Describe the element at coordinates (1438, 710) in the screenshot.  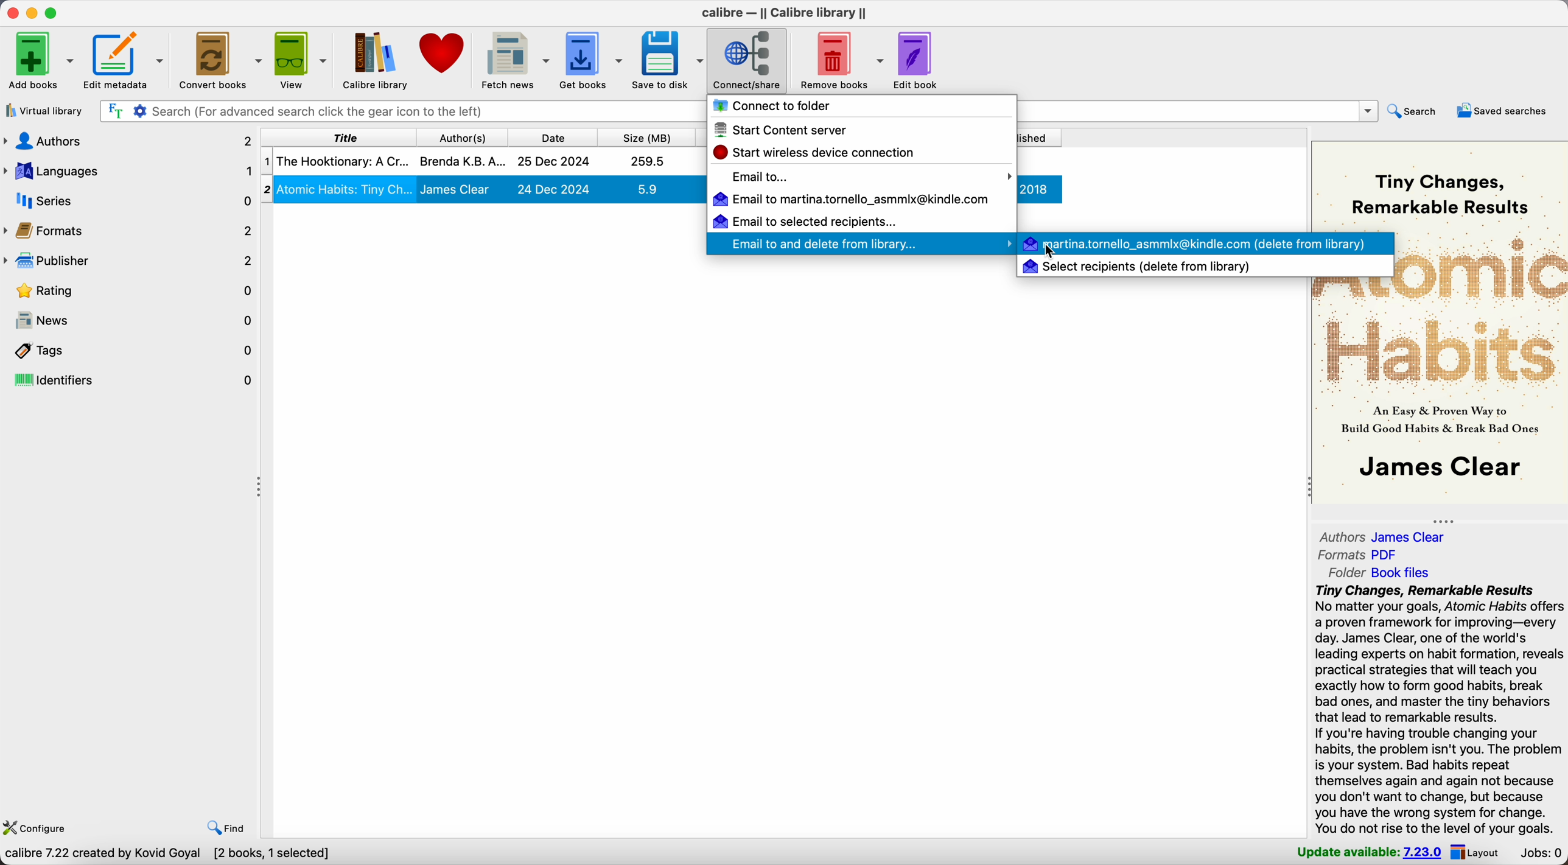
I see `Tiny Changes, Remarkable Results

No matter your goals, Atomic Habits offers
a proven framework for improving—every
day. James Clear, one of the world's
leading experts on habit formation, reveals
practical strategies that will teach you
exactly how to form good habits, break
bad ones, and master the tiny behaviors
that lead to remarkable results.

If you're having trouble changing your
habits, the problem isn't you. The problem
is your system. Bad habits repeat
themselves again and again not because
you don't want to change, but because
you have the wrong system for change.
You do not rise to the level of your goals.` at that location.